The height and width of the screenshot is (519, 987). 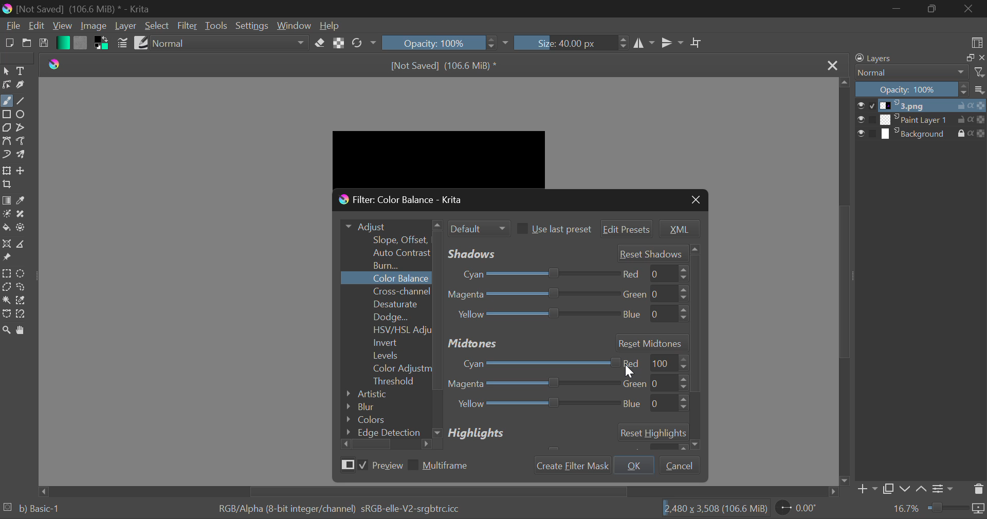 What do you see at coordinates (25, 330) in the screenshot?
I see `Pan` at bounding box center [25, 330].